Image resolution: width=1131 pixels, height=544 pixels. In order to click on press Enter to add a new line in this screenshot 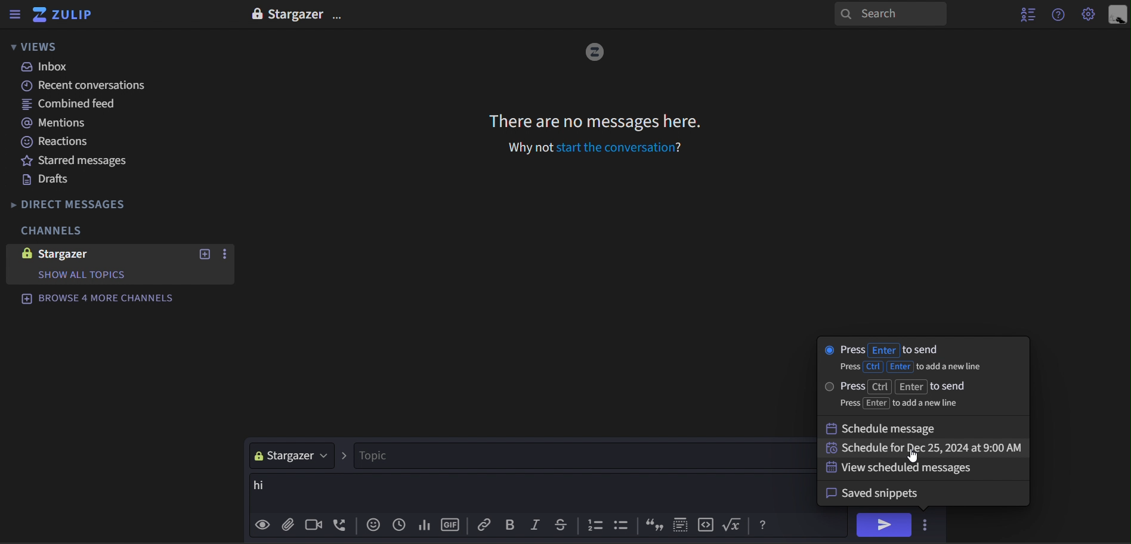, I will do `click(931, 402)`.